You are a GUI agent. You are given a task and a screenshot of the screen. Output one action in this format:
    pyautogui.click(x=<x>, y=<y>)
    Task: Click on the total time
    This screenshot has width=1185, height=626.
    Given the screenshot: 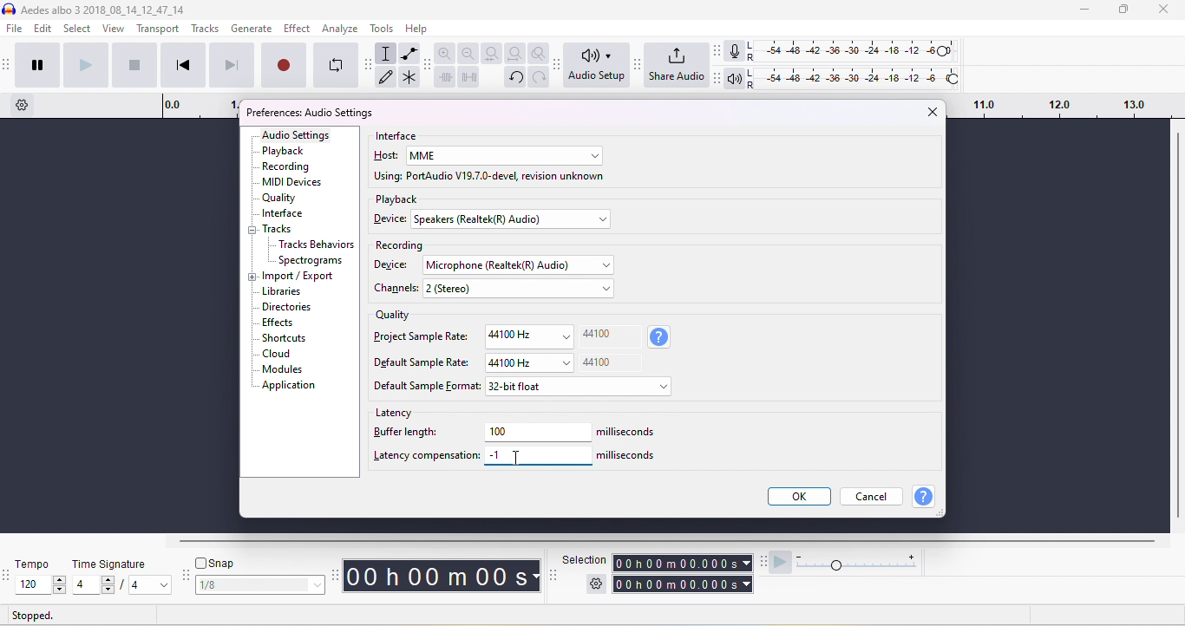 What is the action you would take?
    pyautogui.click(x=676, y=584)
    